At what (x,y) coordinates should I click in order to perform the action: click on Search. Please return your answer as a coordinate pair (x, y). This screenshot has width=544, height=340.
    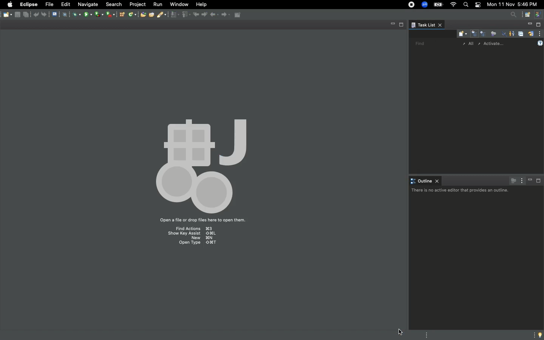
    Looking at the image, I should click on (114, 4).